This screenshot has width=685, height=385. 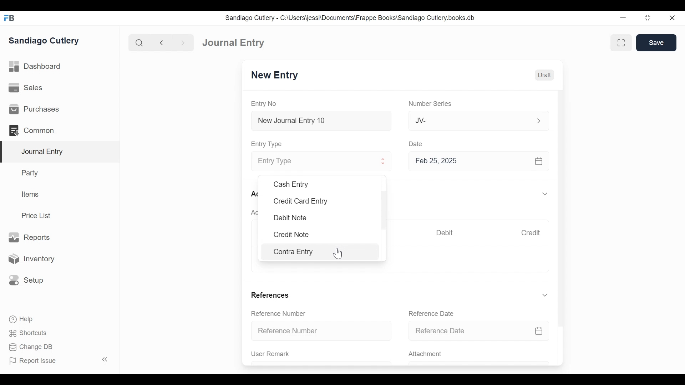 I want to click on Attachment, so click(x=426, y=354).